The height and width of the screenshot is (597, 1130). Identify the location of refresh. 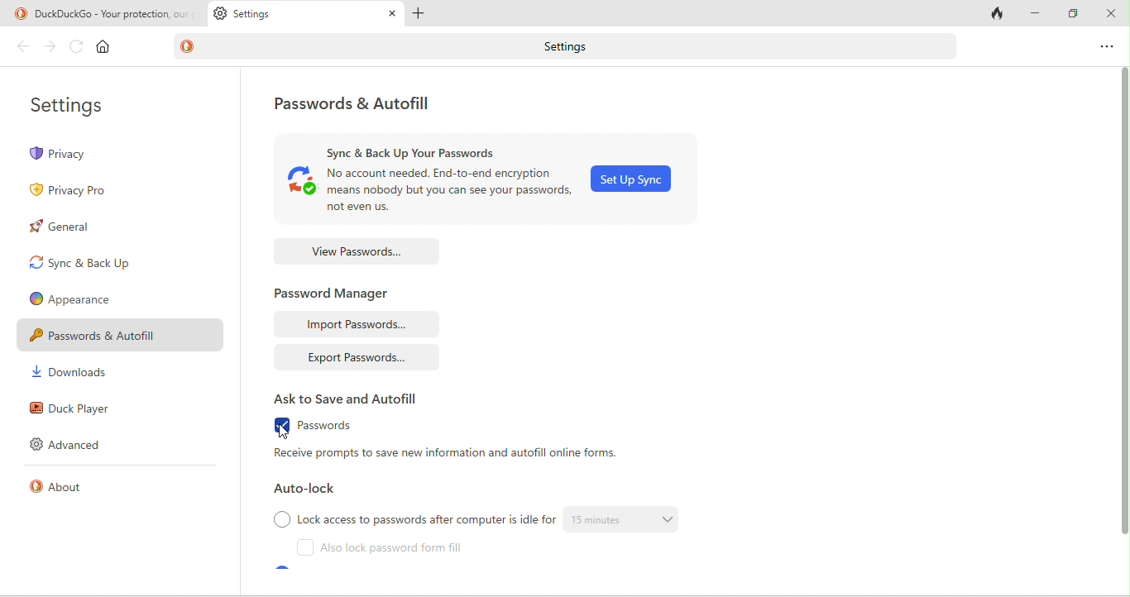
(77, 46).